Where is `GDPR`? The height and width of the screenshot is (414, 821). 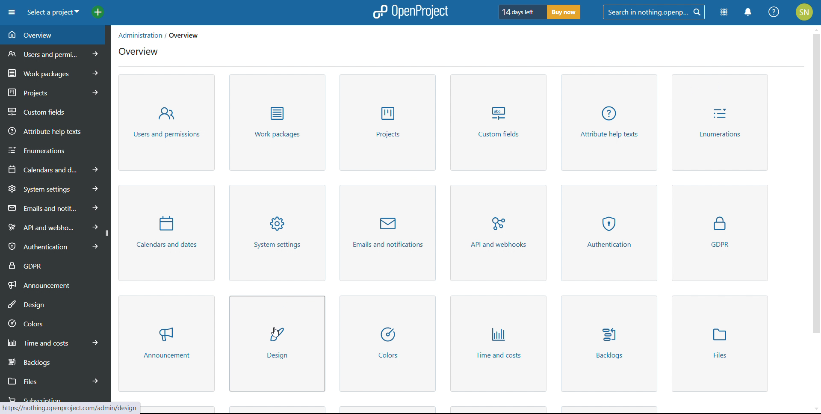 GDPR is located at coordinates (55, 264).